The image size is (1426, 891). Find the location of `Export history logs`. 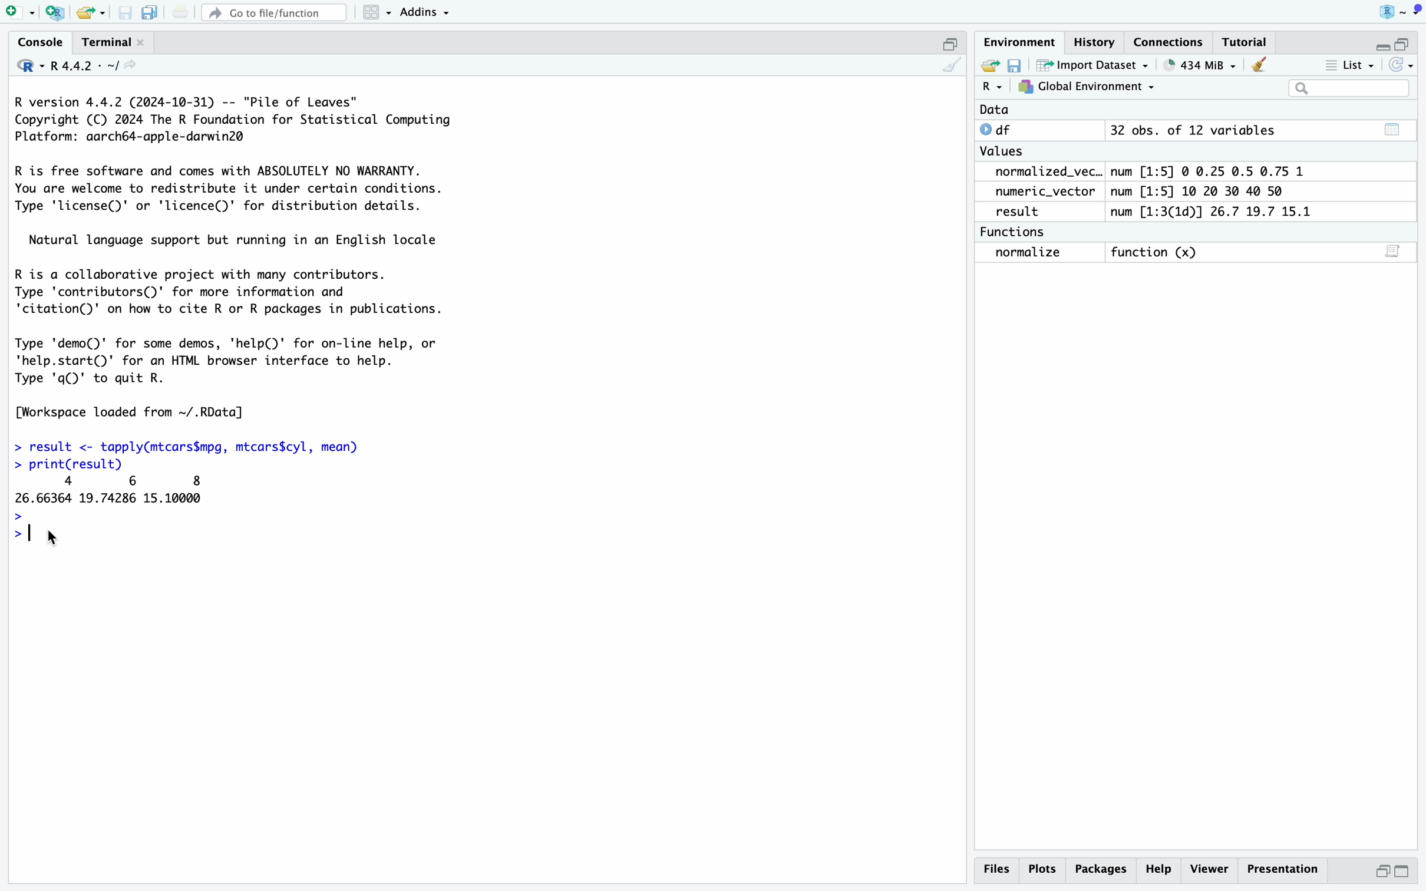

Export history logs is located at coordinates (989, 65).